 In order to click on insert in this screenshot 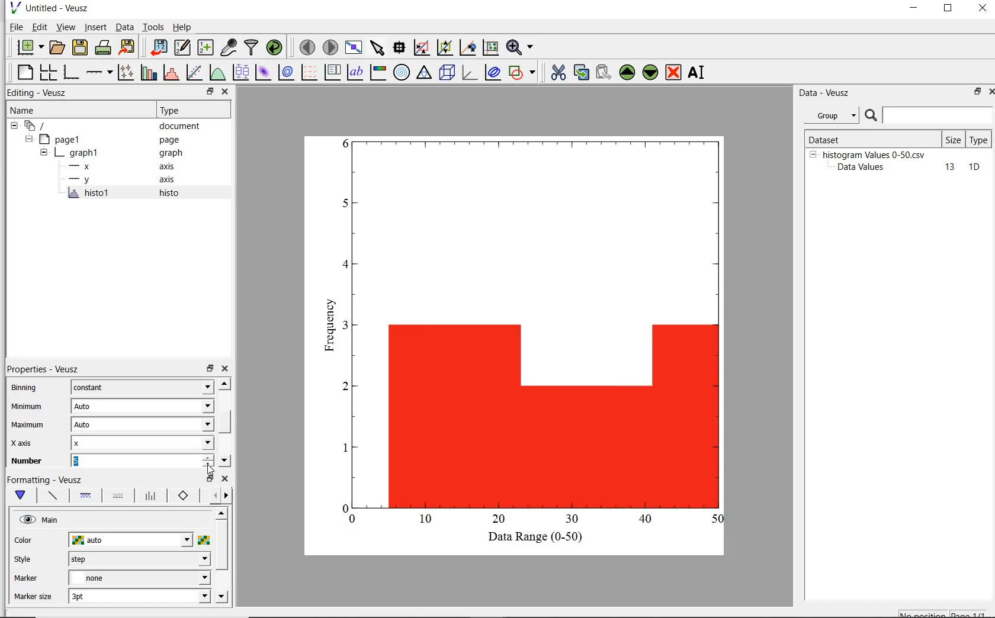, I will do `click(95, 27)`.